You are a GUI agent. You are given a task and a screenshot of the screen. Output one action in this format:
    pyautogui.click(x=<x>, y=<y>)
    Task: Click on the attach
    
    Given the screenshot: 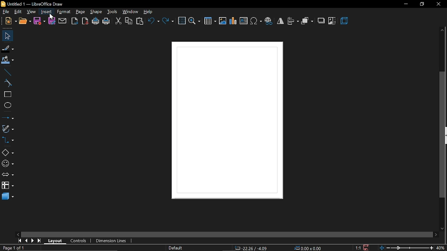 What is the action you would take?
    pyautogui.click(x=63, y=22)
    